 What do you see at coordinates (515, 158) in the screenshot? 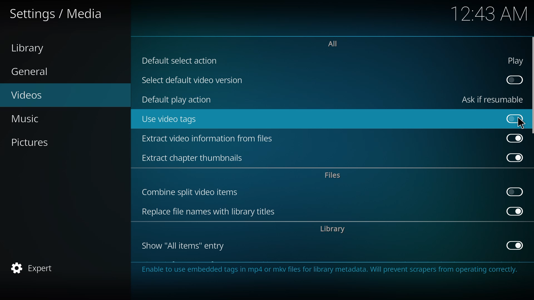
I see `enabled` at bounding box center [515, 158].